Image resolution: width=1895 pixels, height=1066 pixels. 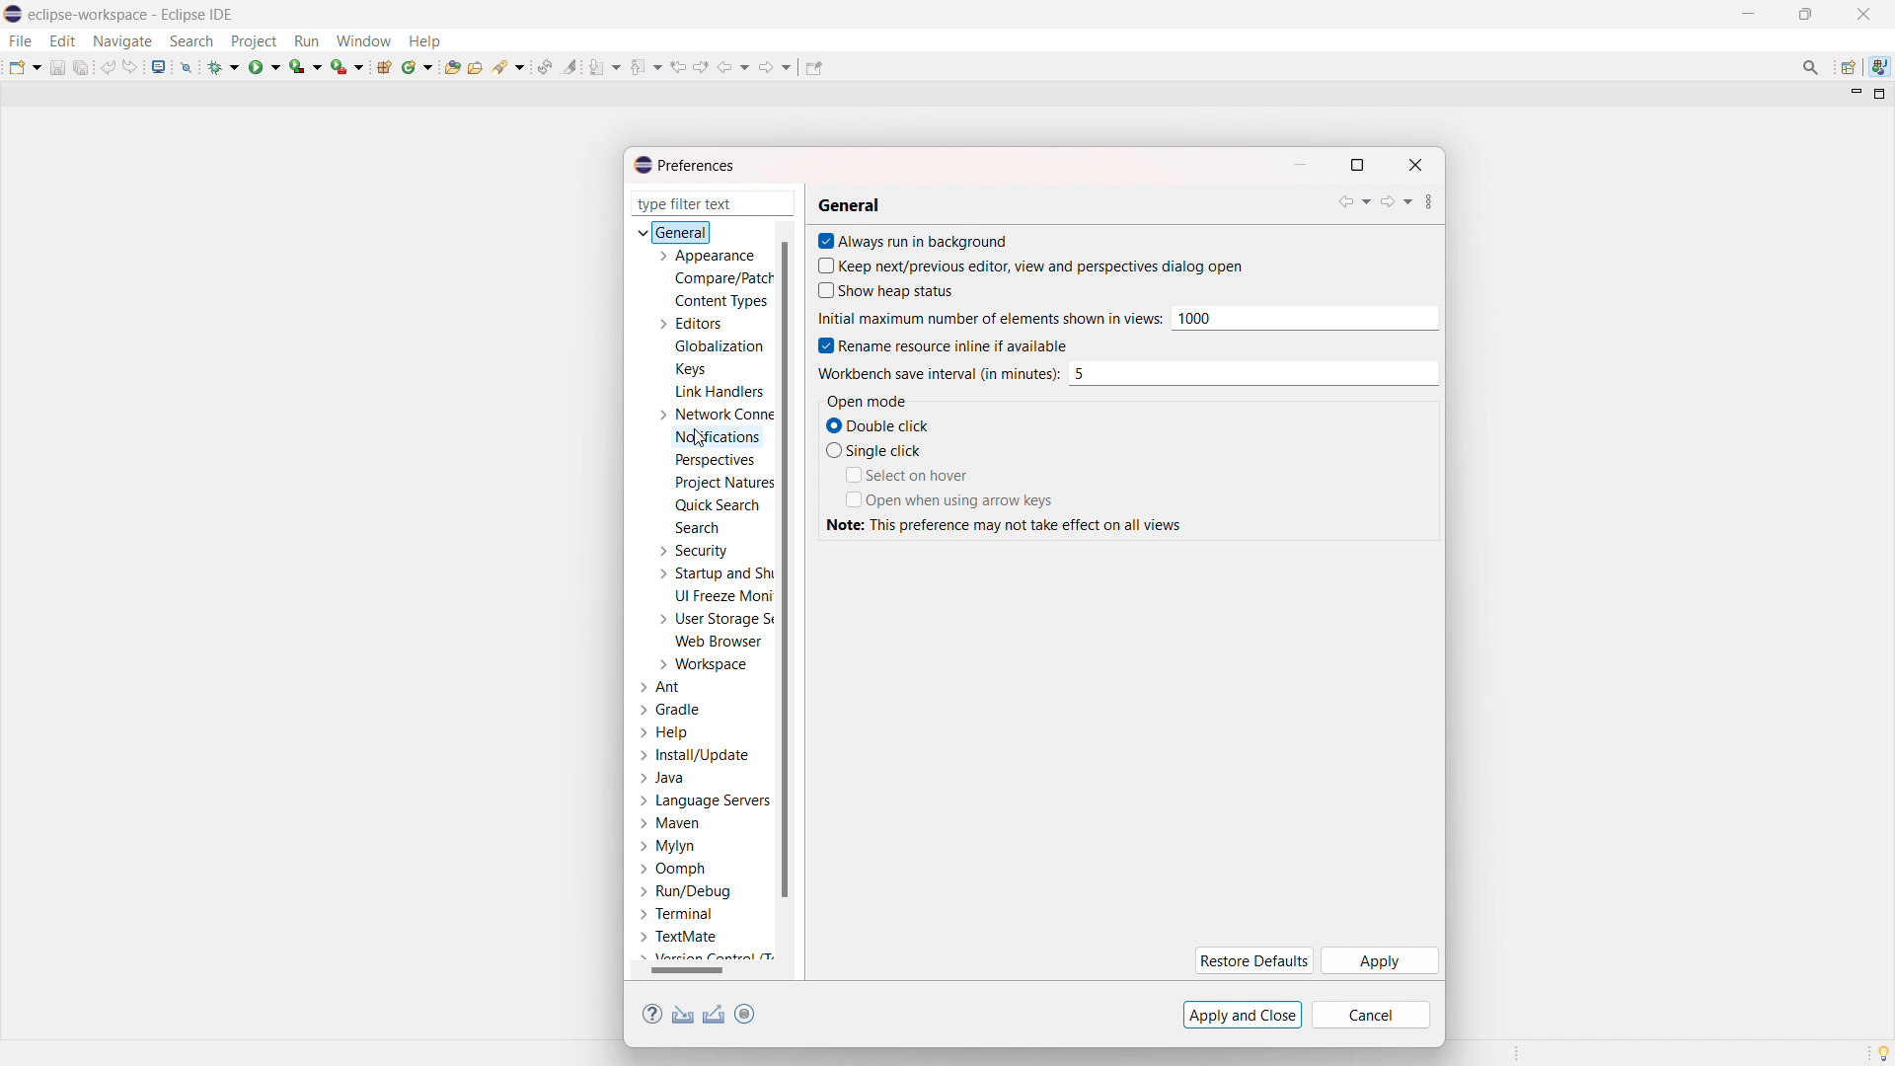 What do you see at coordinates (1354, 201) in the screenshot?
I see `back` at bounding box center [1354, 201].